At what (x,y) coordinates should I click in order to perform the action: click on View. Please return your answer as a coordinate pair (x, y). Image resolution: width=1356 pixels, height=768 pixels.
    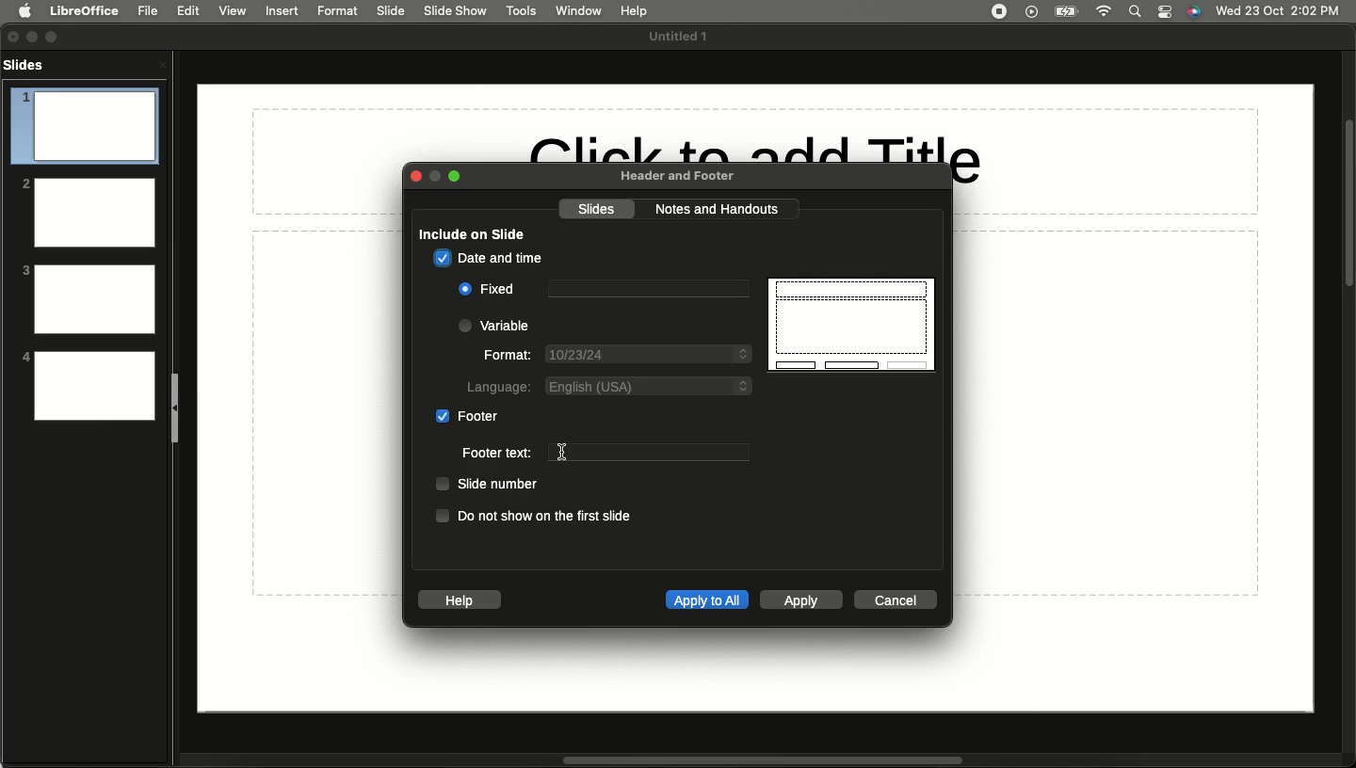
    Looking at the image, I should click on (232, 10).